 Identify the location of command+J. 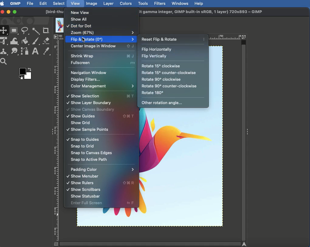
(132, 56).